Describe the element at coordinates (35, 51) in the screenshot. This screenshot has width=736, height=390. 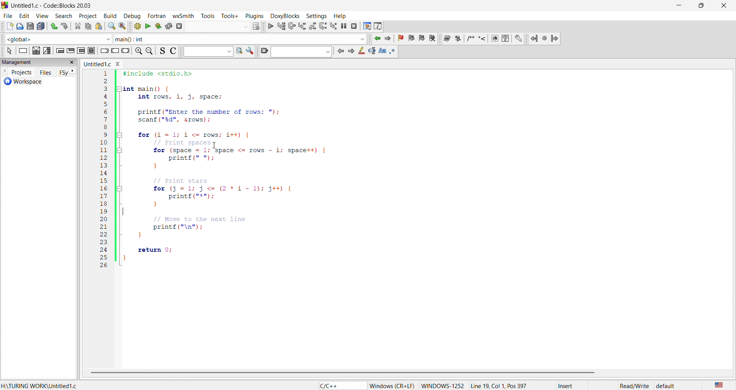
I see `decision` at that location.